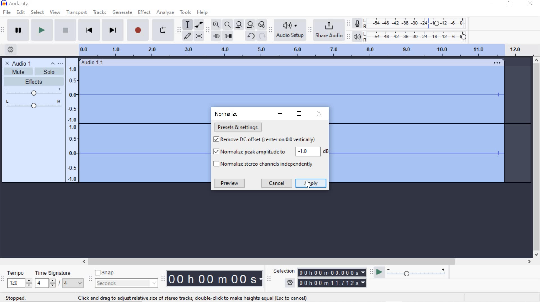  What do you see at coordinates (358, 37) in the screenshot?
I see `Playback meter` at bounding box center [358, 37].